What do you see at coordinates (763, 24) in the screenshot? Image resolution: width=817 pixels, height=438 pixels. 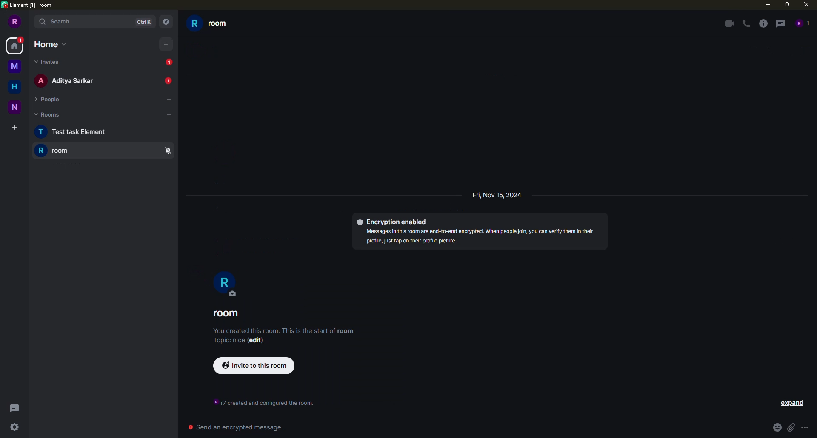 I see `information` at bounding box center [763, 24].